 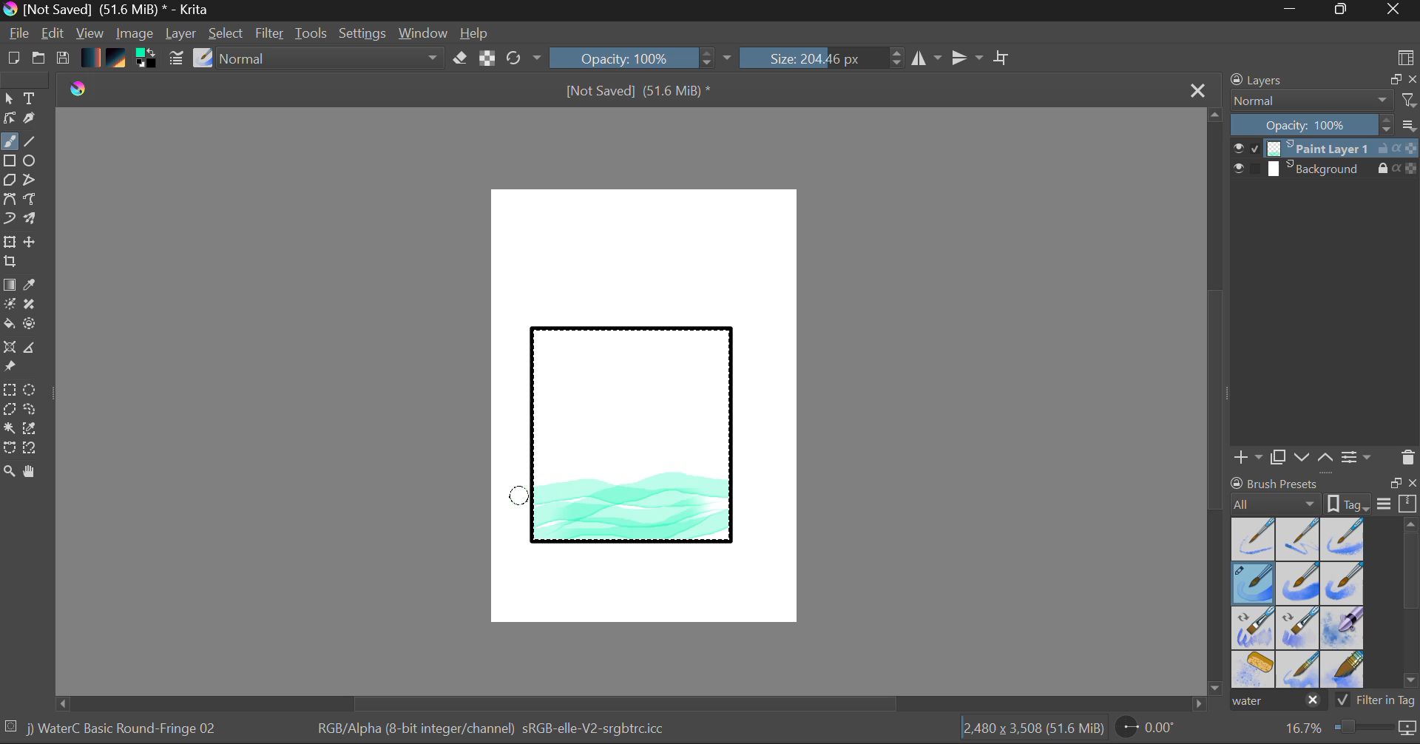 I want to click on Edit Shapes, so click(x=9, y=120).